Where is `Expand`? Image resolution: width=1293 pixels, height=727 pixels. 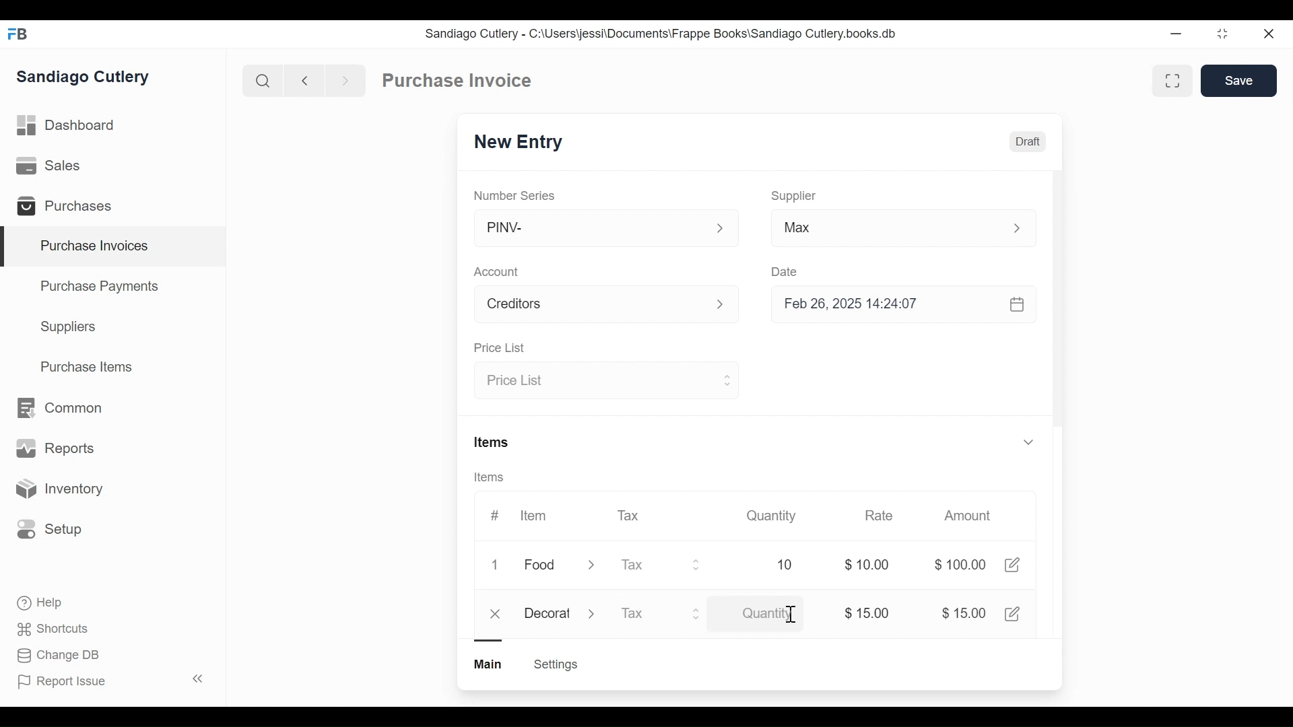
Expand is located at coordinates (726, 379).